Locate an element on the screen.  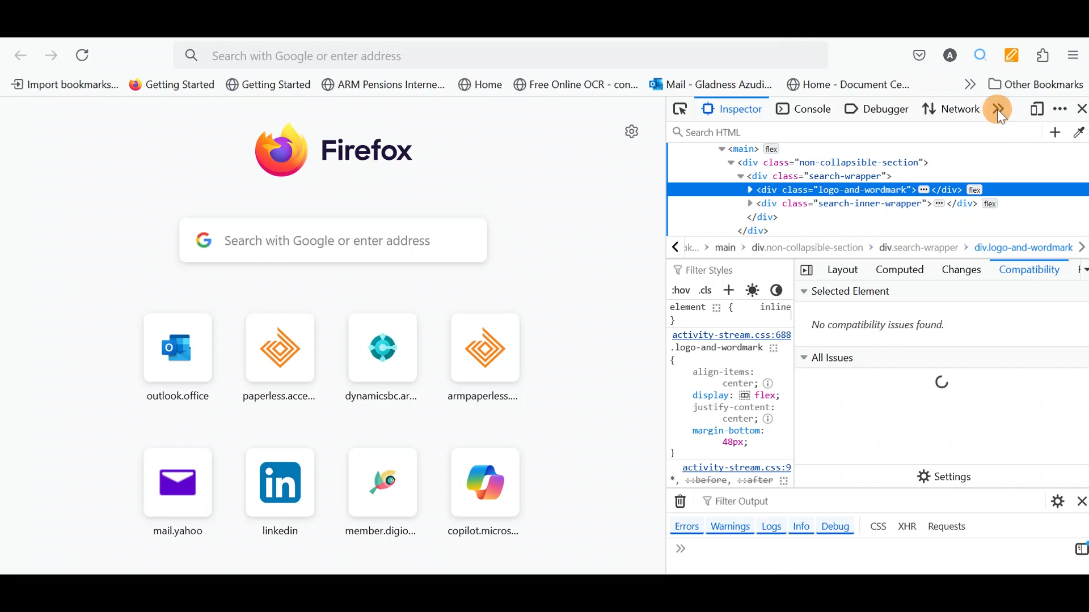
Open application menu is located at coordinates (1076, 57).